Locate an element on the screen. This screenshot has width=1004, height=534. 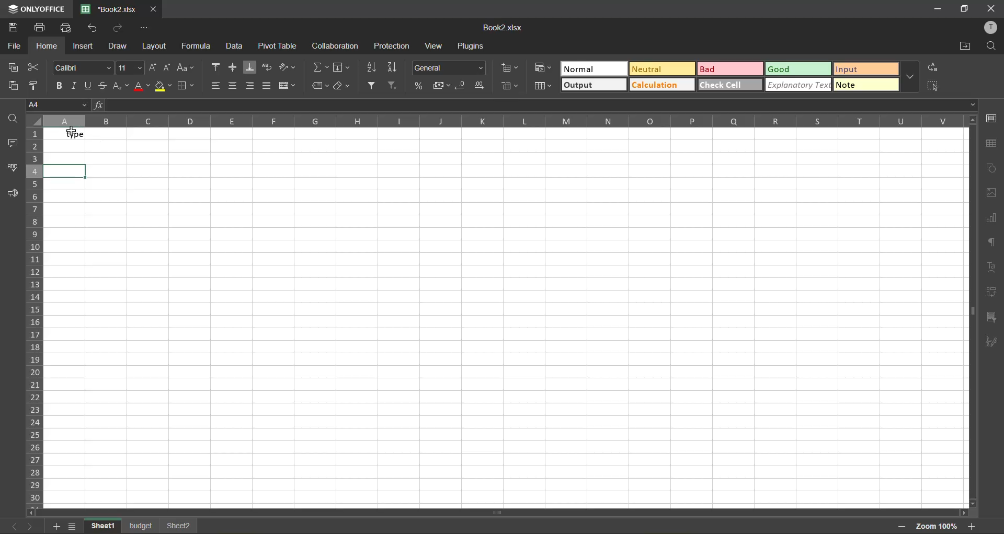
note is located at coordinates (866, 85).